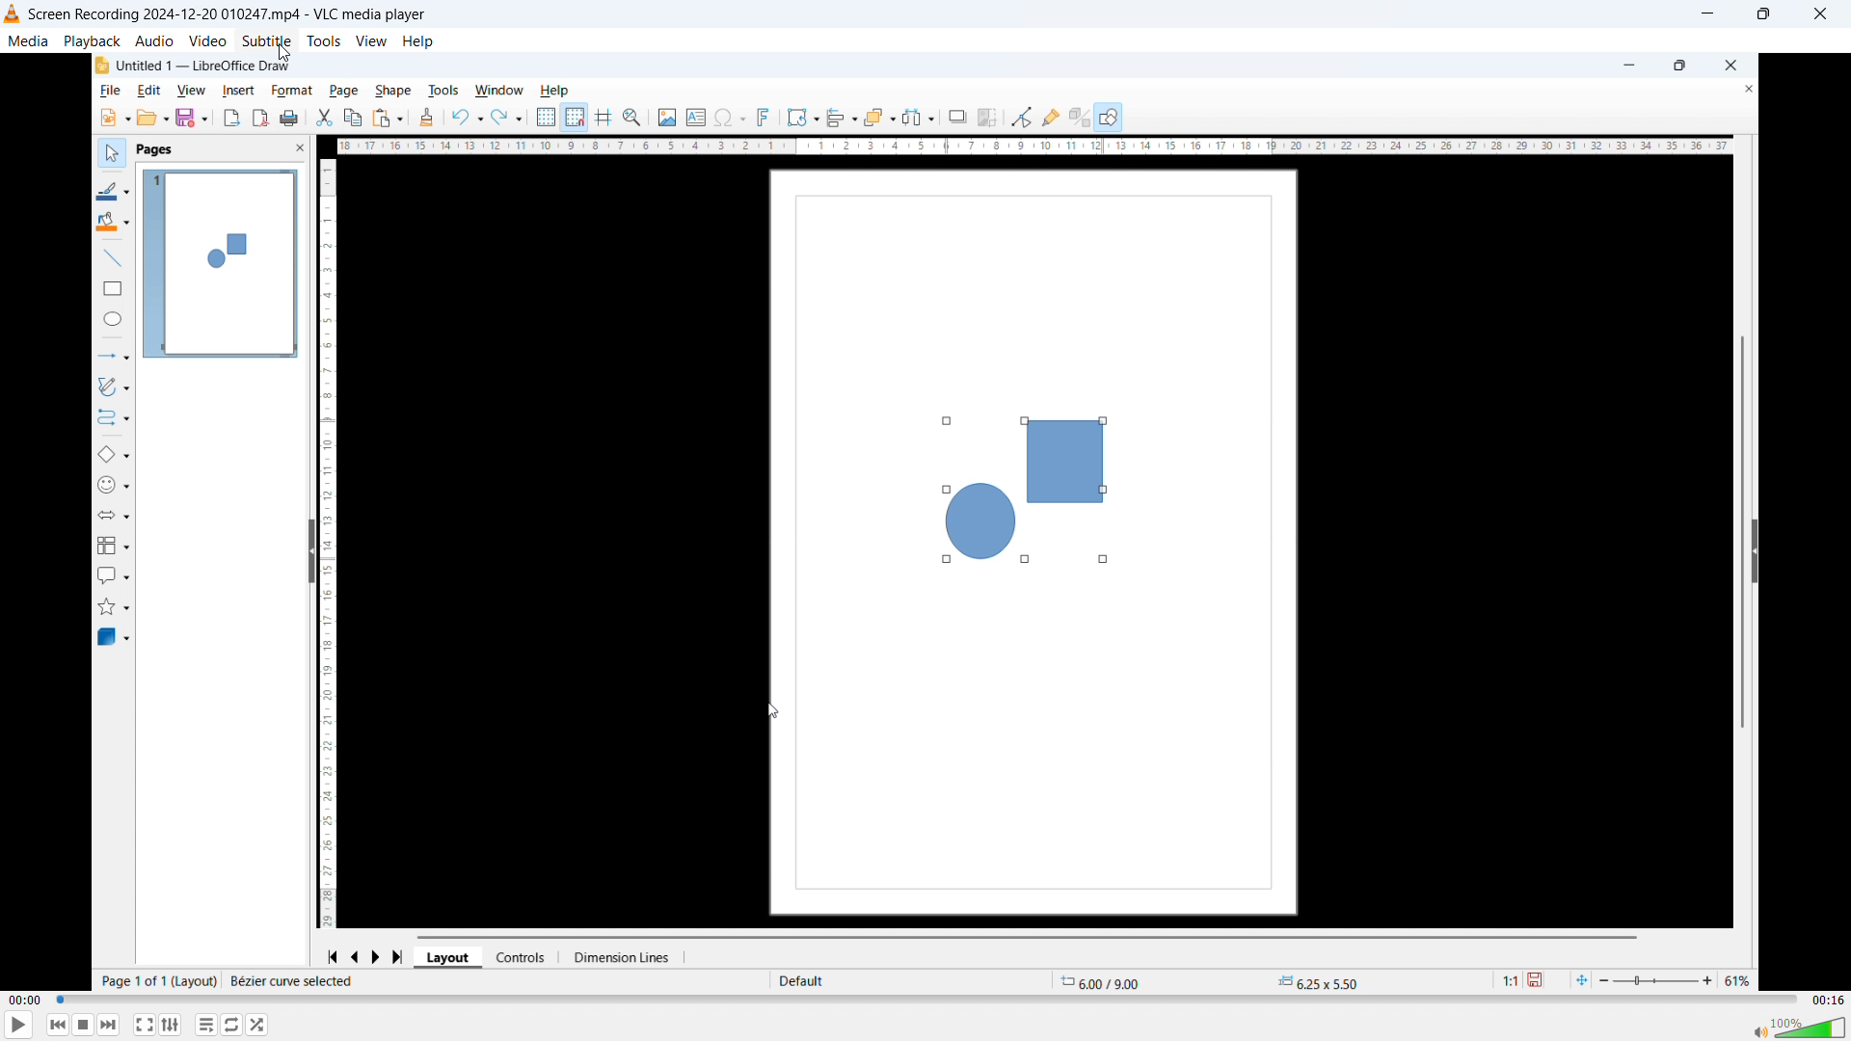 The width and height of the screenshot is (1851, 1041). What do you see at coordinates (922, 118) in the screenshot?
I see `select at least three object to distribute` at bounding box center [922, 118].